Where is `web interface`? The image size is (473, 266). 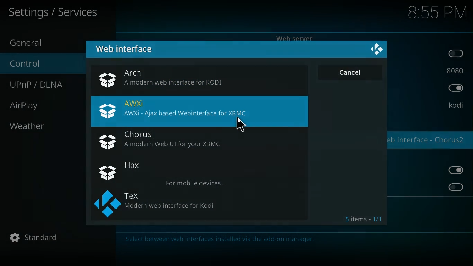
web interface is located at coordinates (129, 49).